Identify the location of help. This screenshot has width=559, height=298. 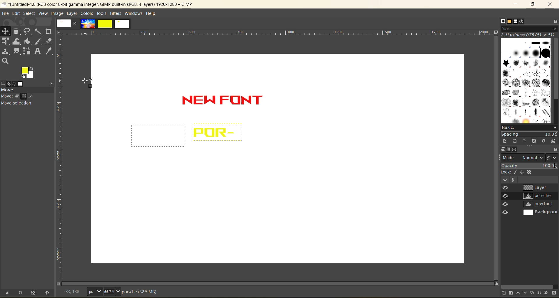
(150, 14).